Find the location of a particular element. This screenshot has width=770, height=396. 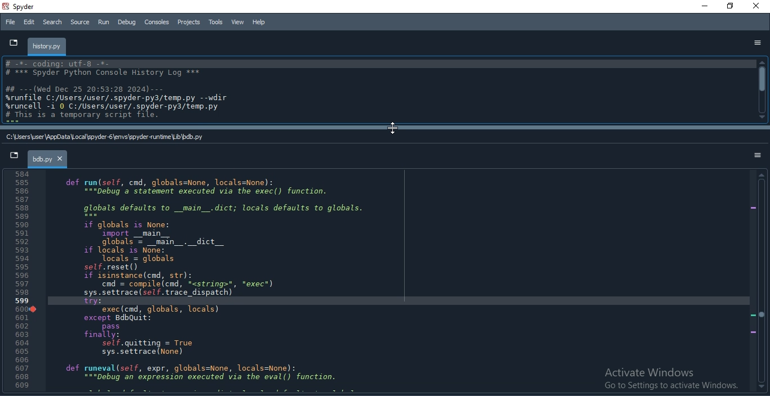

scroll bar is located at coordinates (762, 283).